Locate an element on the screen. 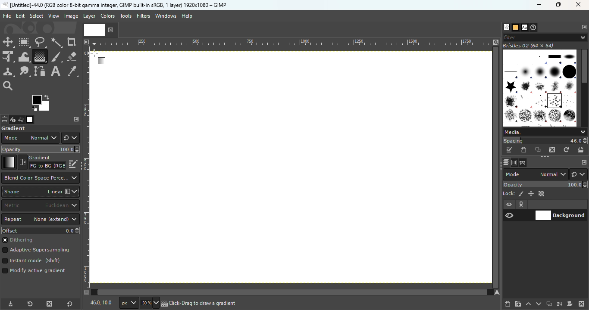 The height and width of the screenshot is (310, 589). Refresh brushes is located at coordinates (567, 150).